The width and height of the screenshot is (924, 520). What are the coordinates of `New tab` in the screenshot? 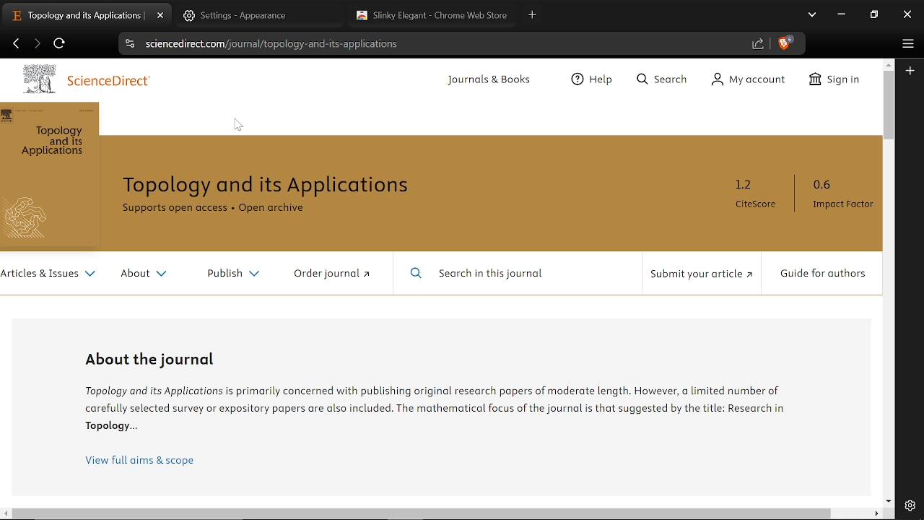 It's located at (535, 14).